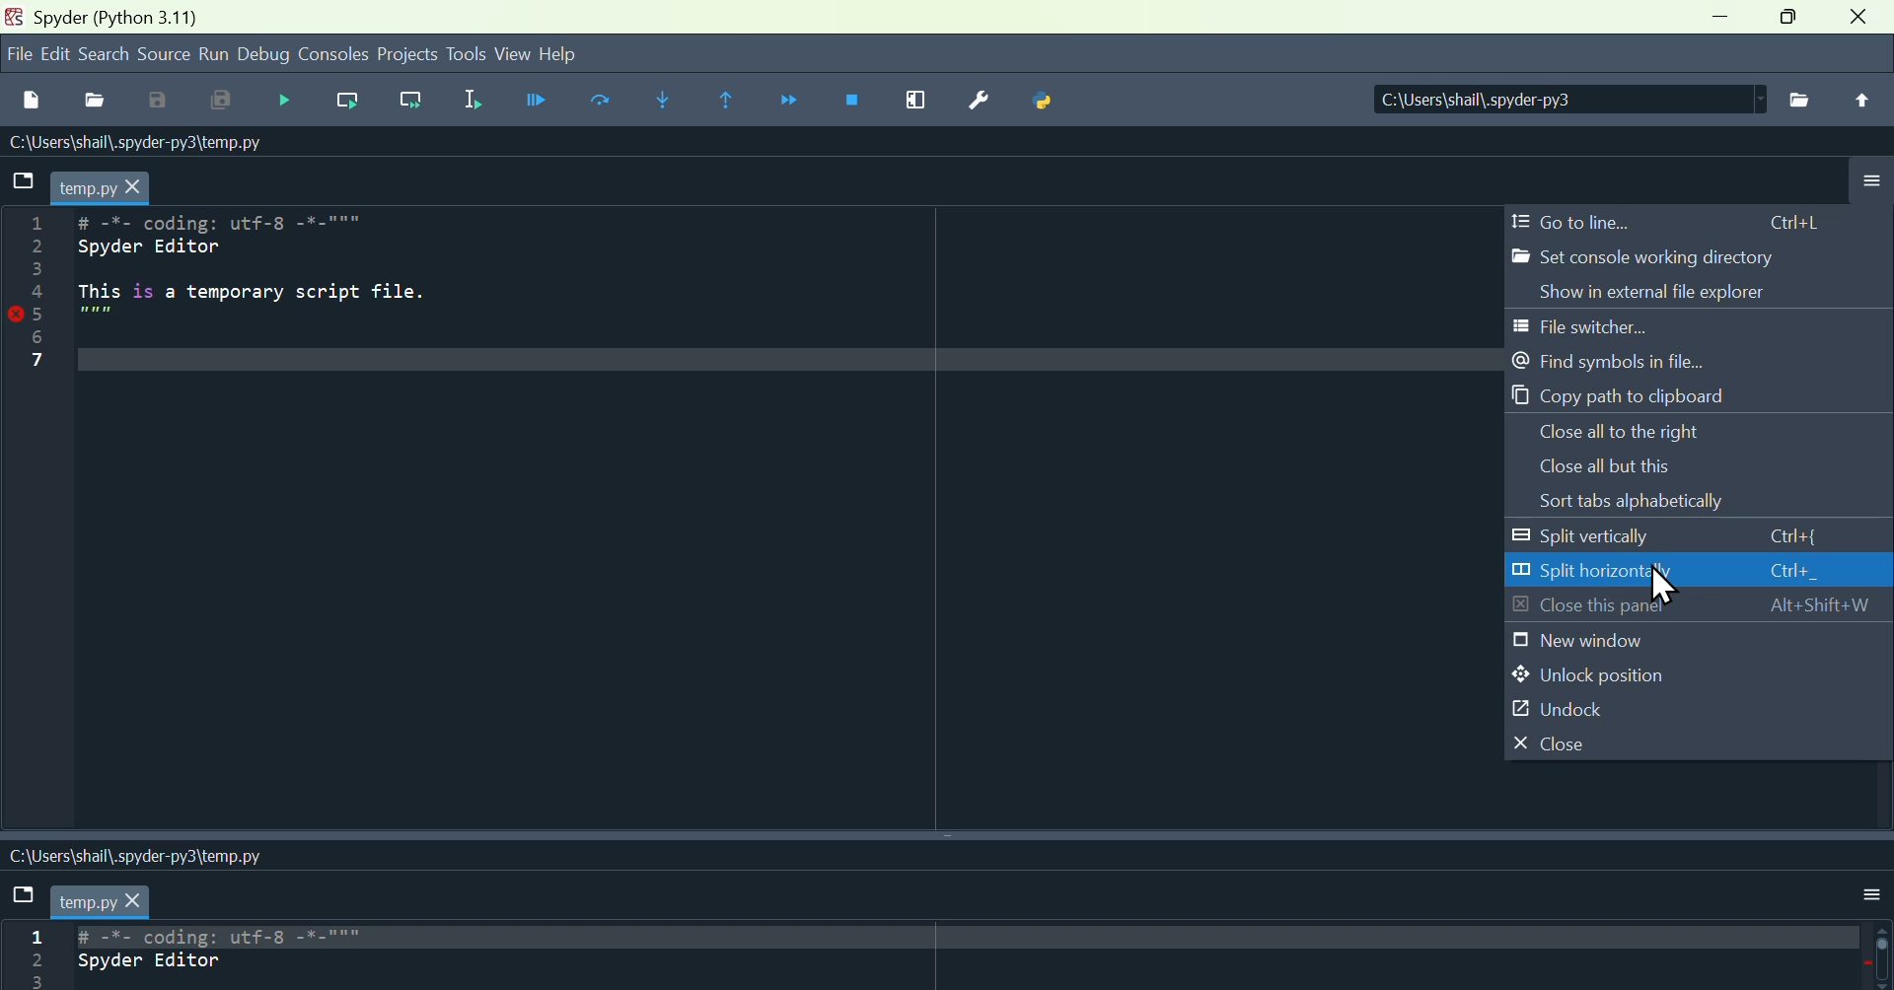  Describe the element at coordinates (568, 53) in the screenshot. I see `help` at that location.